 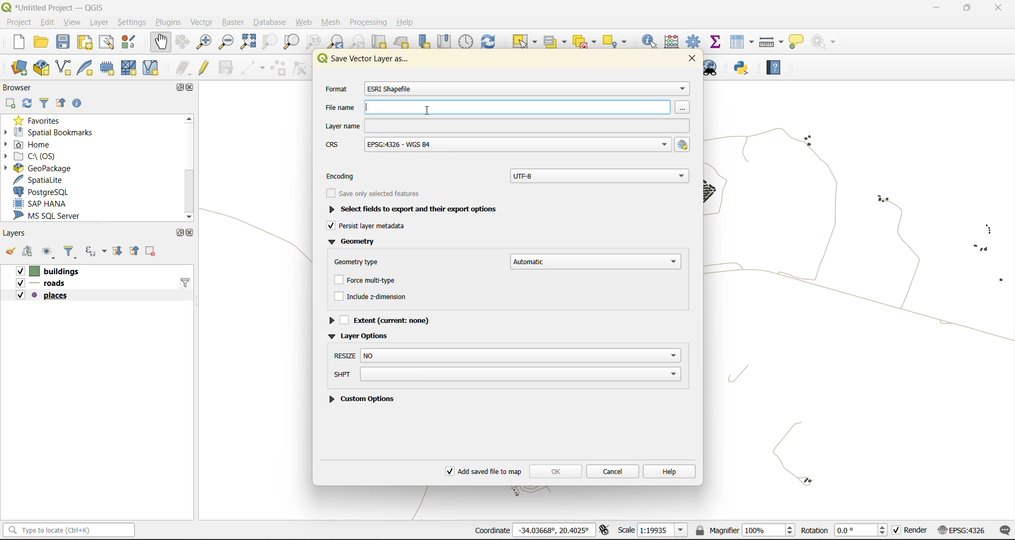 What do you see at coordinates (844, 531) in the screenshot?
I see `rotation` at bounding box center [844, 531].